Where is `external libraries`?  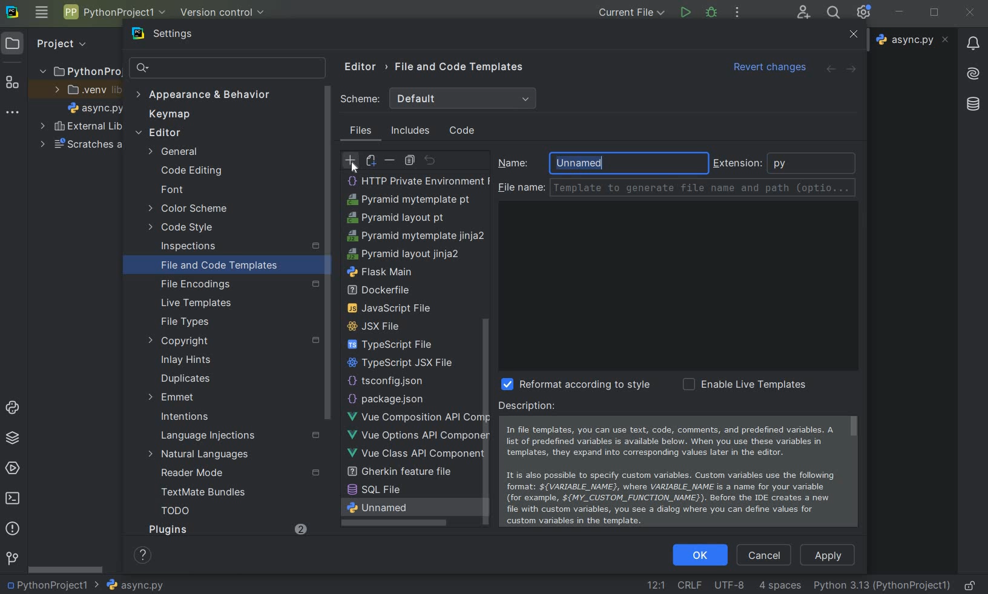 external libraries is located at coordinates (78, 127).